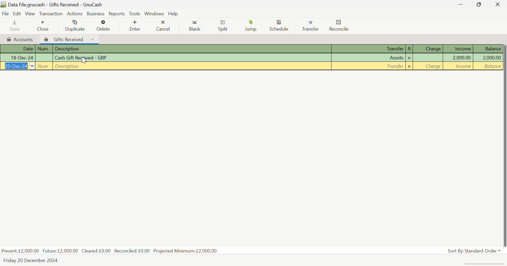 The width and height of the screenshot is (507, 266). Describe the element at coordinates (44, 58) in the screenshot. I see `Num` at that location.